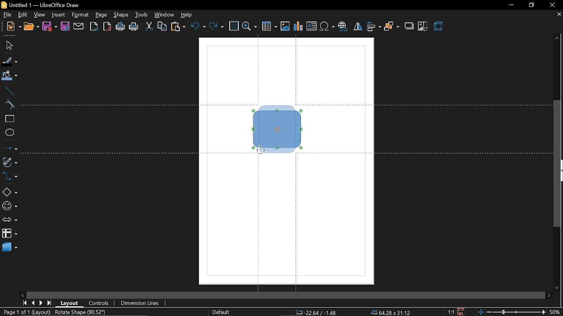 The width and height of the screenshot is (563, 316). Describe the element at coordinates (461, 312) in the screenshot. I see `save` at that location.